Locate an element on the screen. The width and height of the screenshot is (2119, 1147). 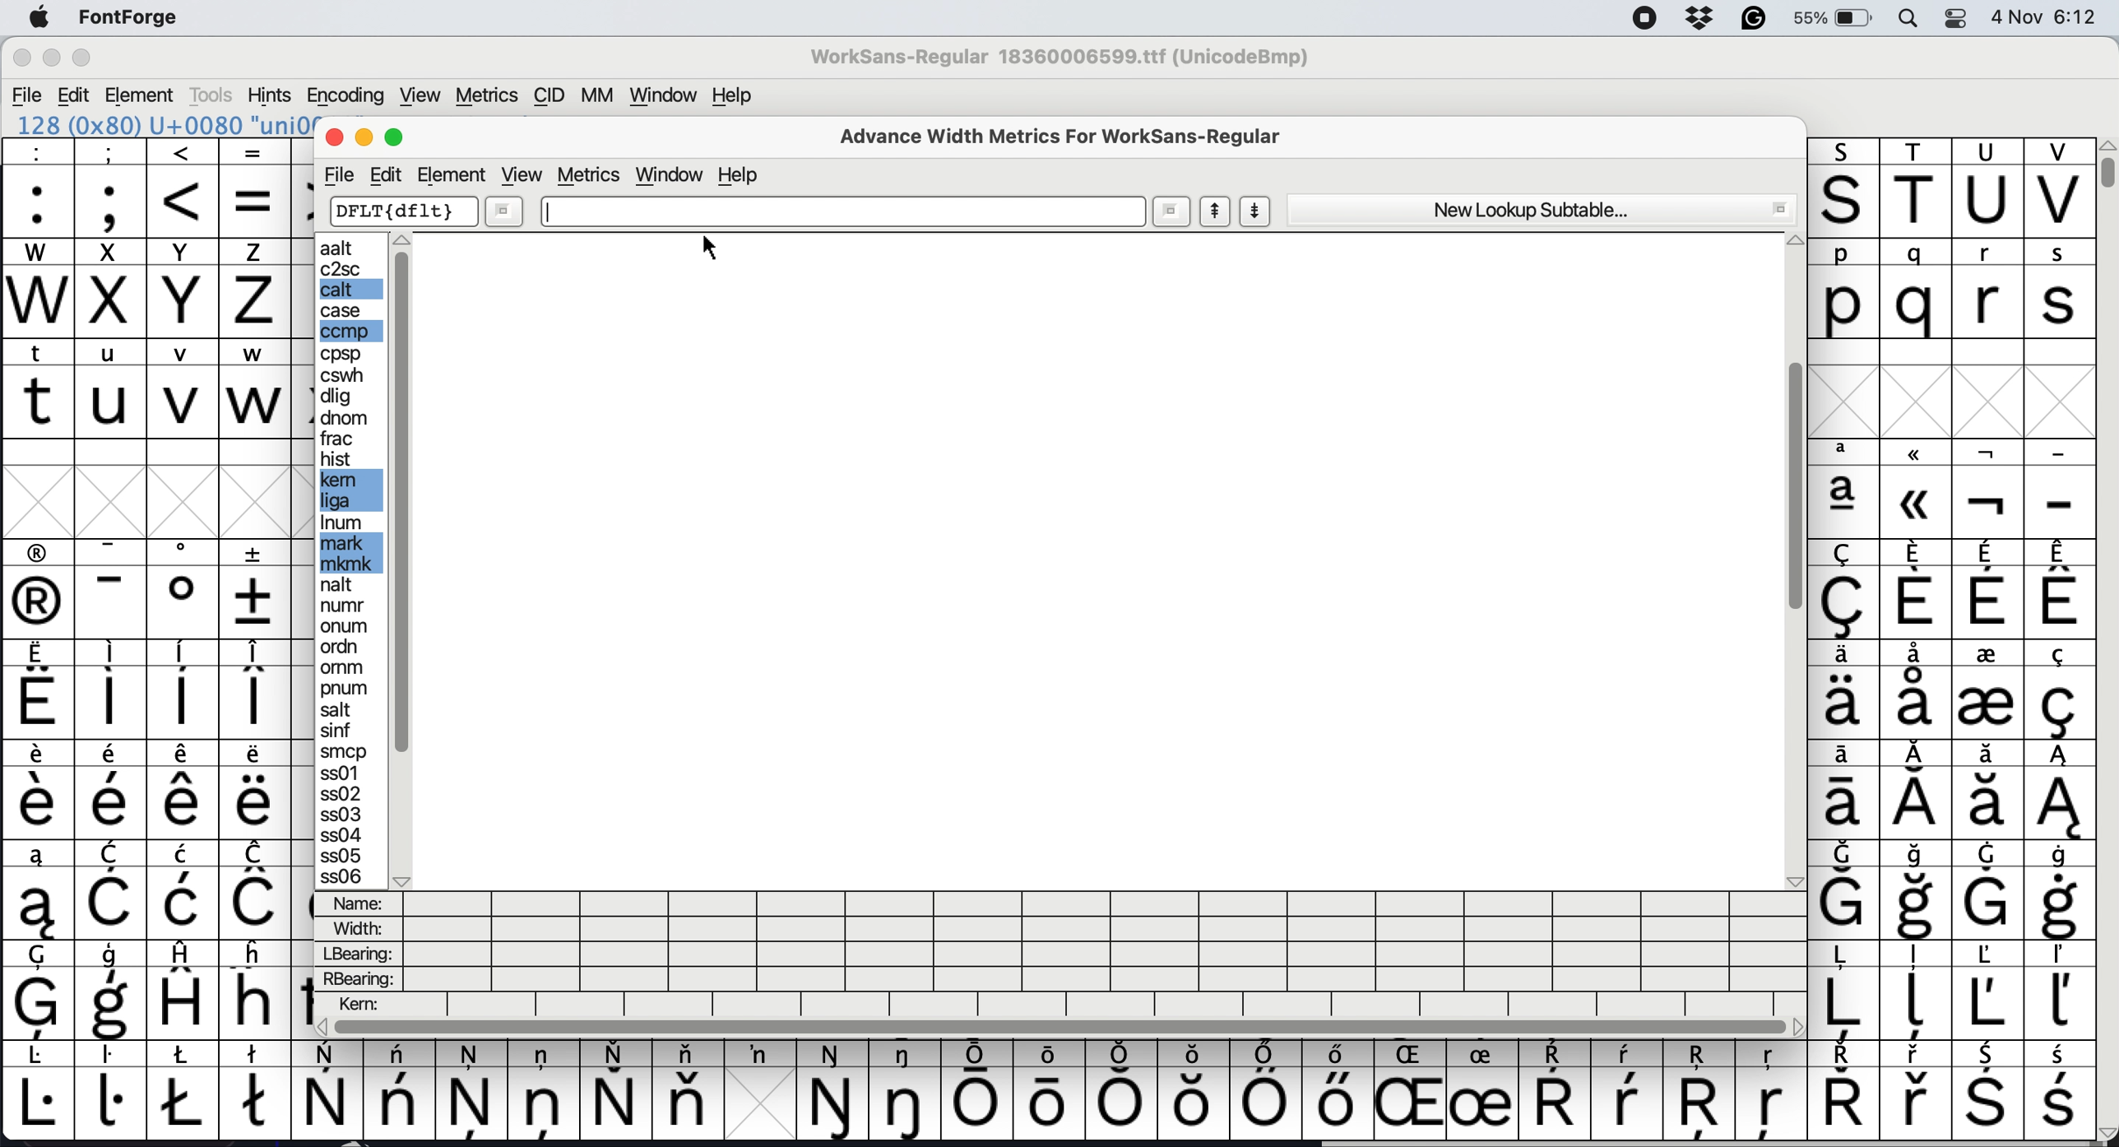
close is located at coordinates (330, 136).